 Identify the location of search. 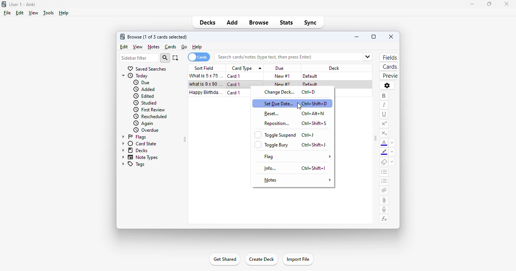
(165, 58).